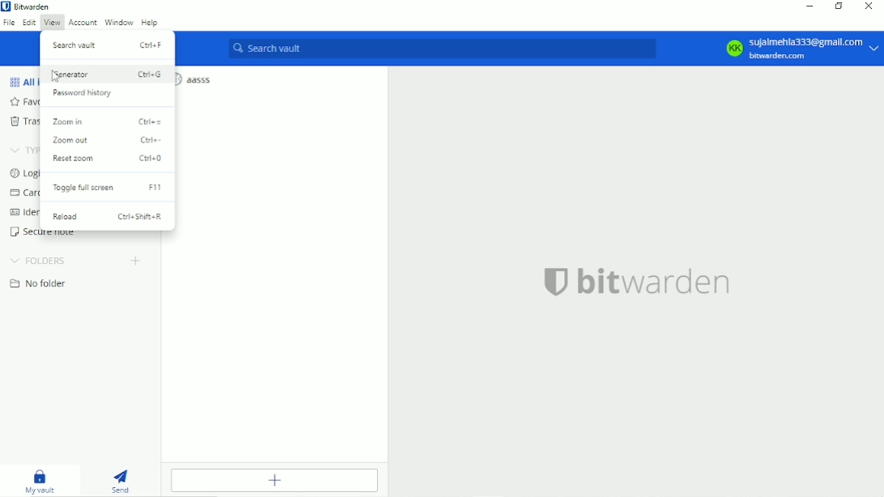 This screenshot has height=497, width=884. What do you see at coordinates (636, 282) in the screenshot?
I see `bitwarden` at bounding box center [636, 282].